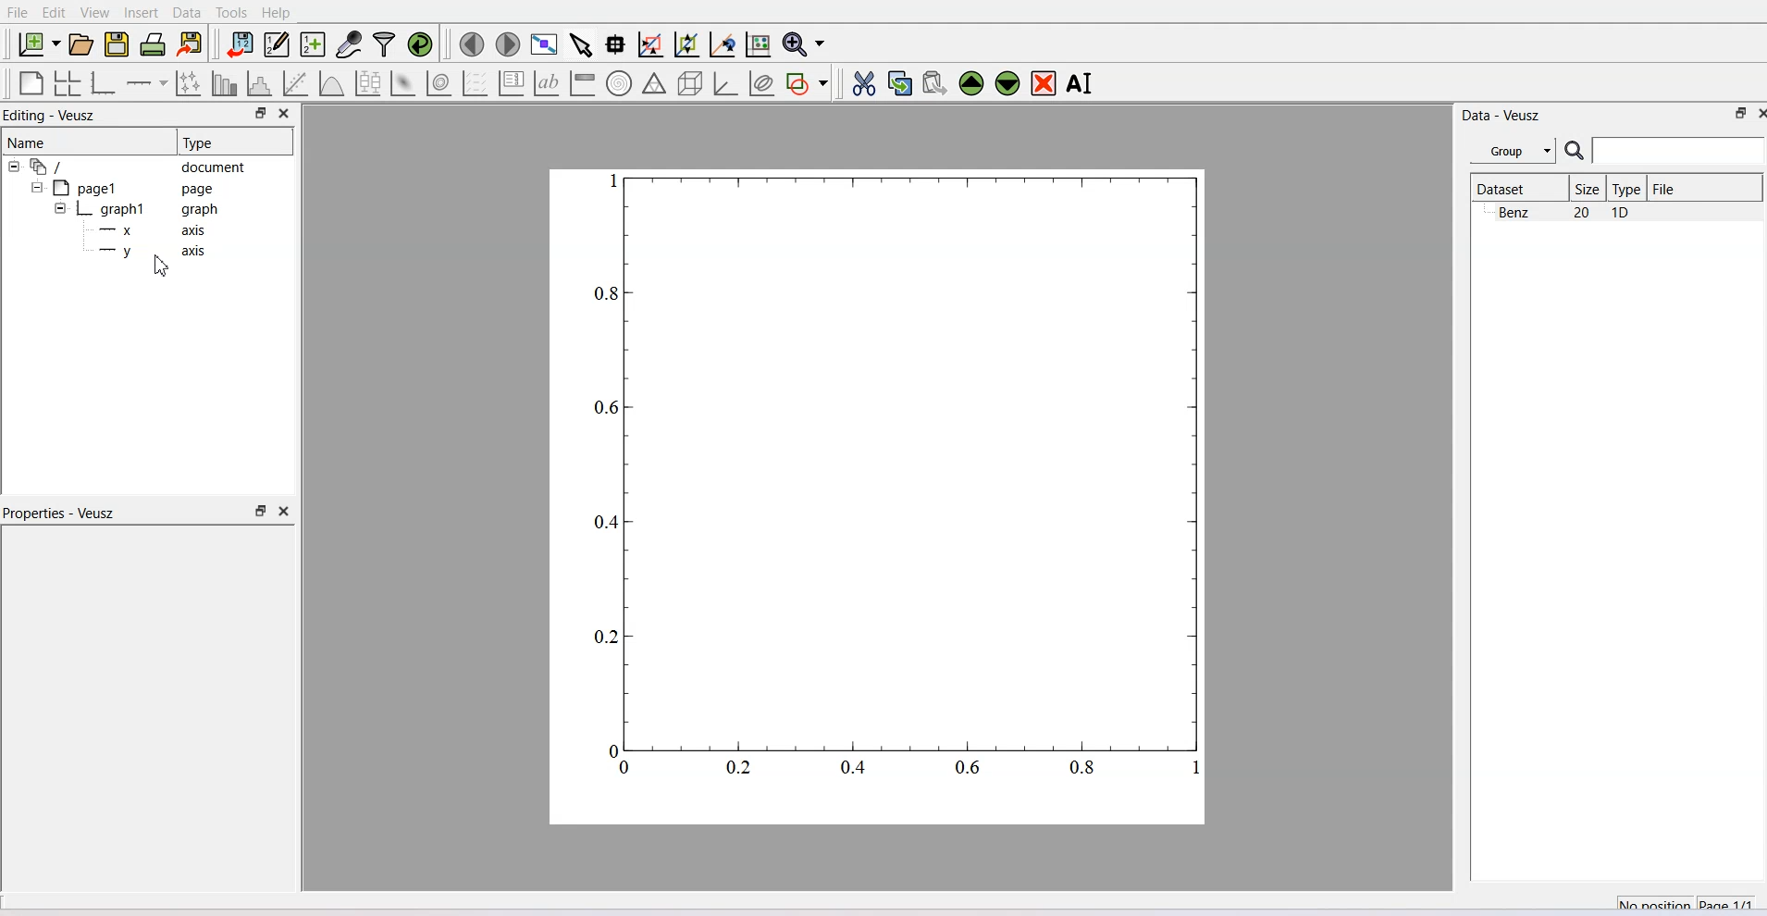 This screenshot has height=916, width=1767. What do you see at coordinates (368, 82) in the screenshot?
I see `Plot box plots` at bounding box center [368, 82].